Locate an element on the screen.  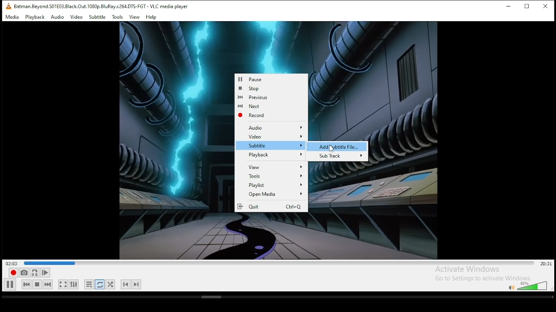
Tools options is located at coordinates (271, 176).